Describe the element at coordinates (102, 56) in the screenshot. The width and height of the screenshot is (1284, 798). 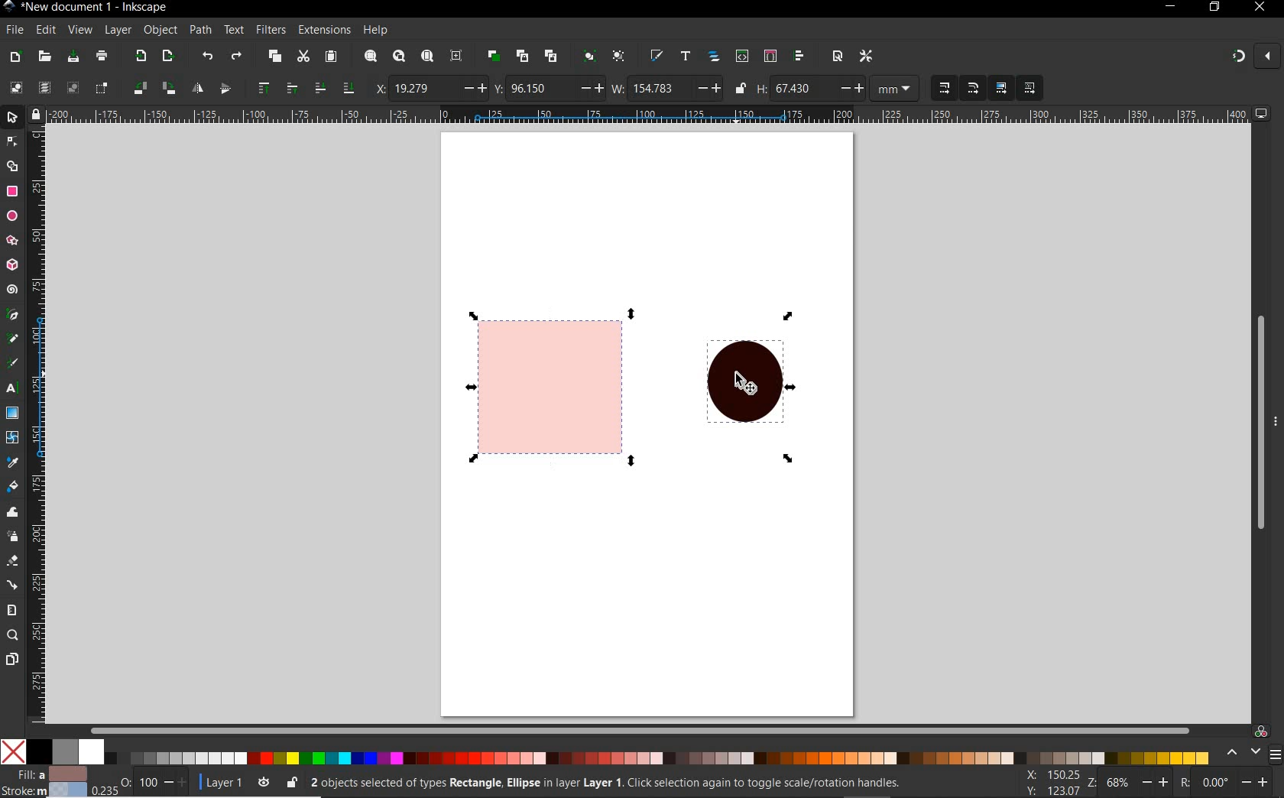
I see `print` at that location.